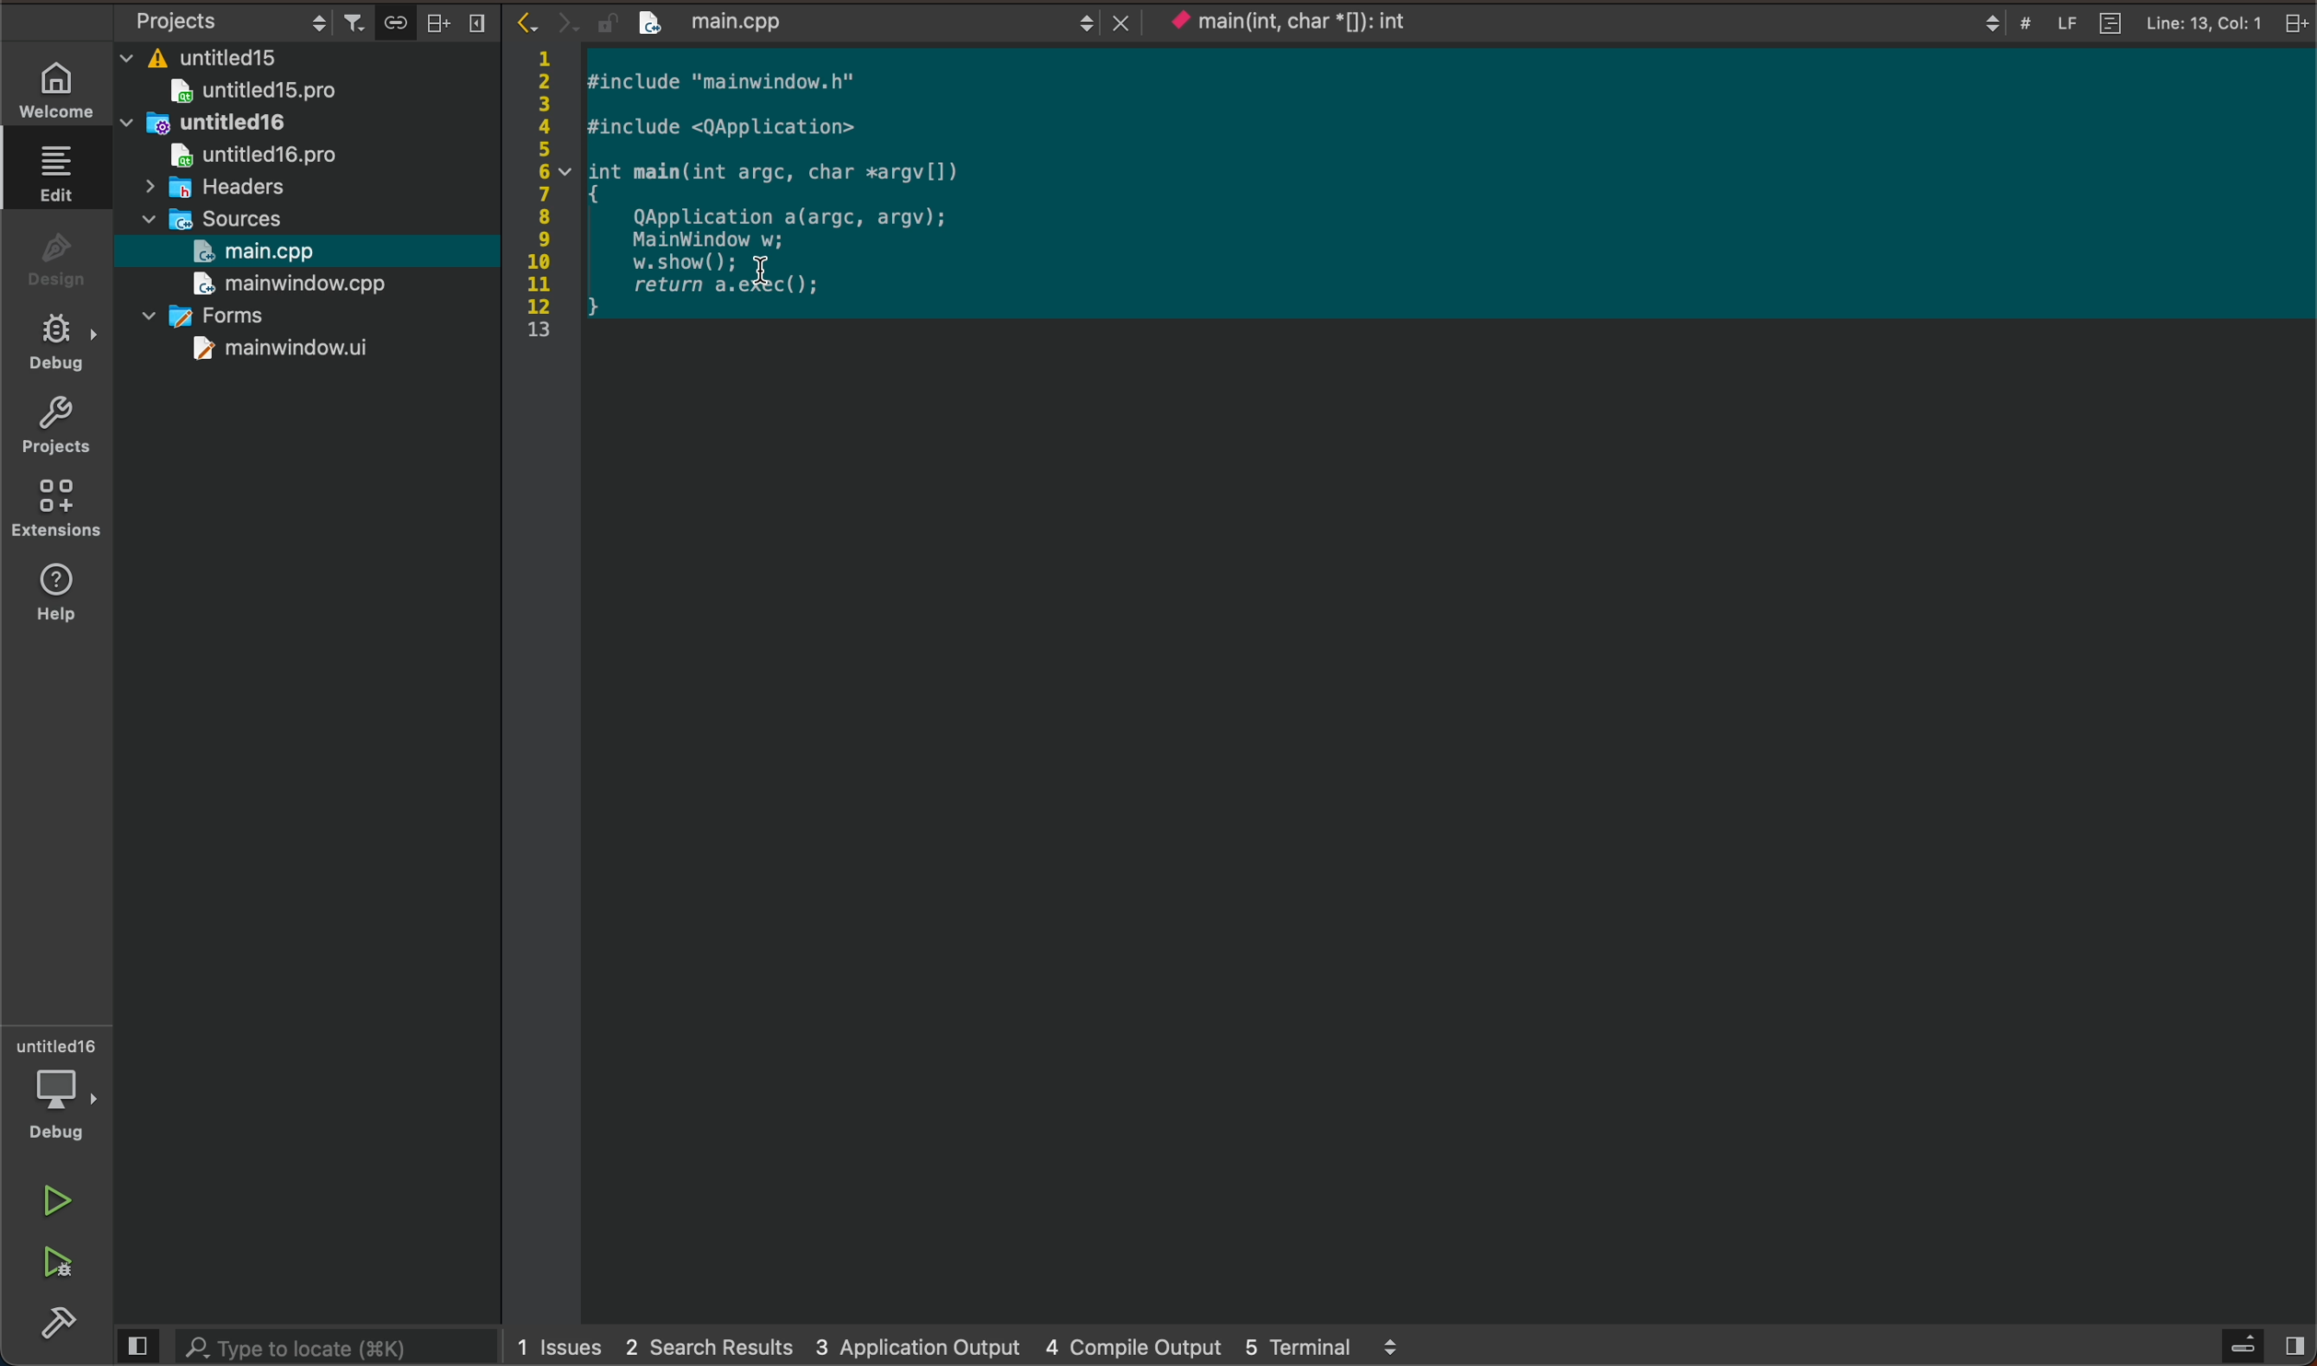  Describe the element at coordinates (397, 23) in the screenshot. I see `` at that location.